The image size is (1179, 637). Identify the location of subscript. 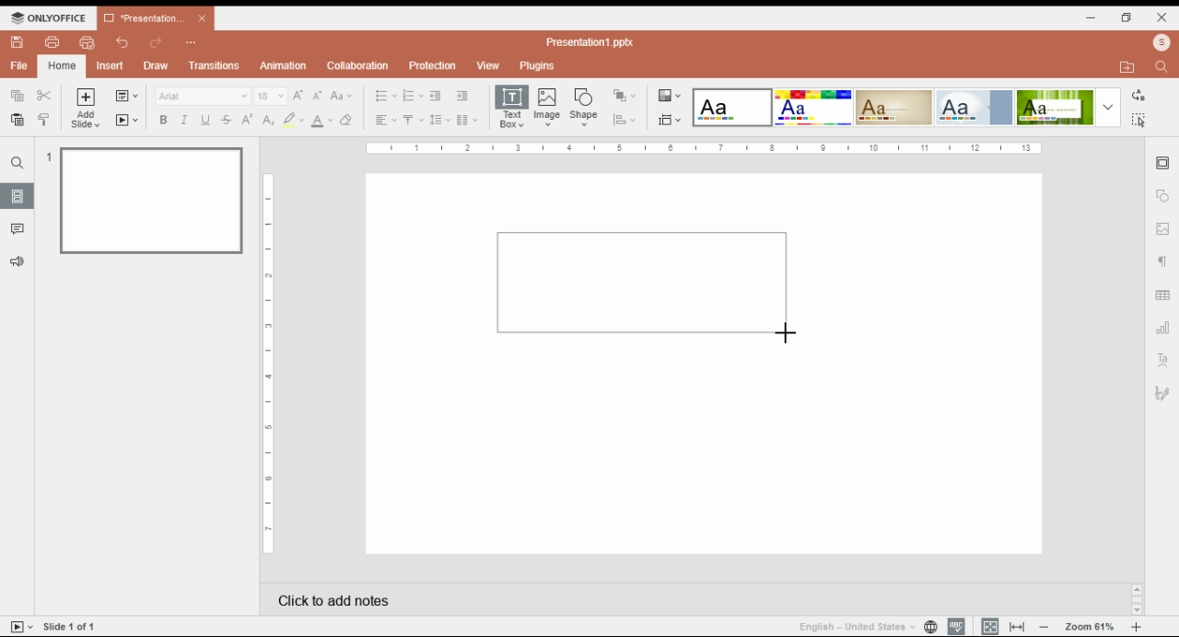
(268, 121).